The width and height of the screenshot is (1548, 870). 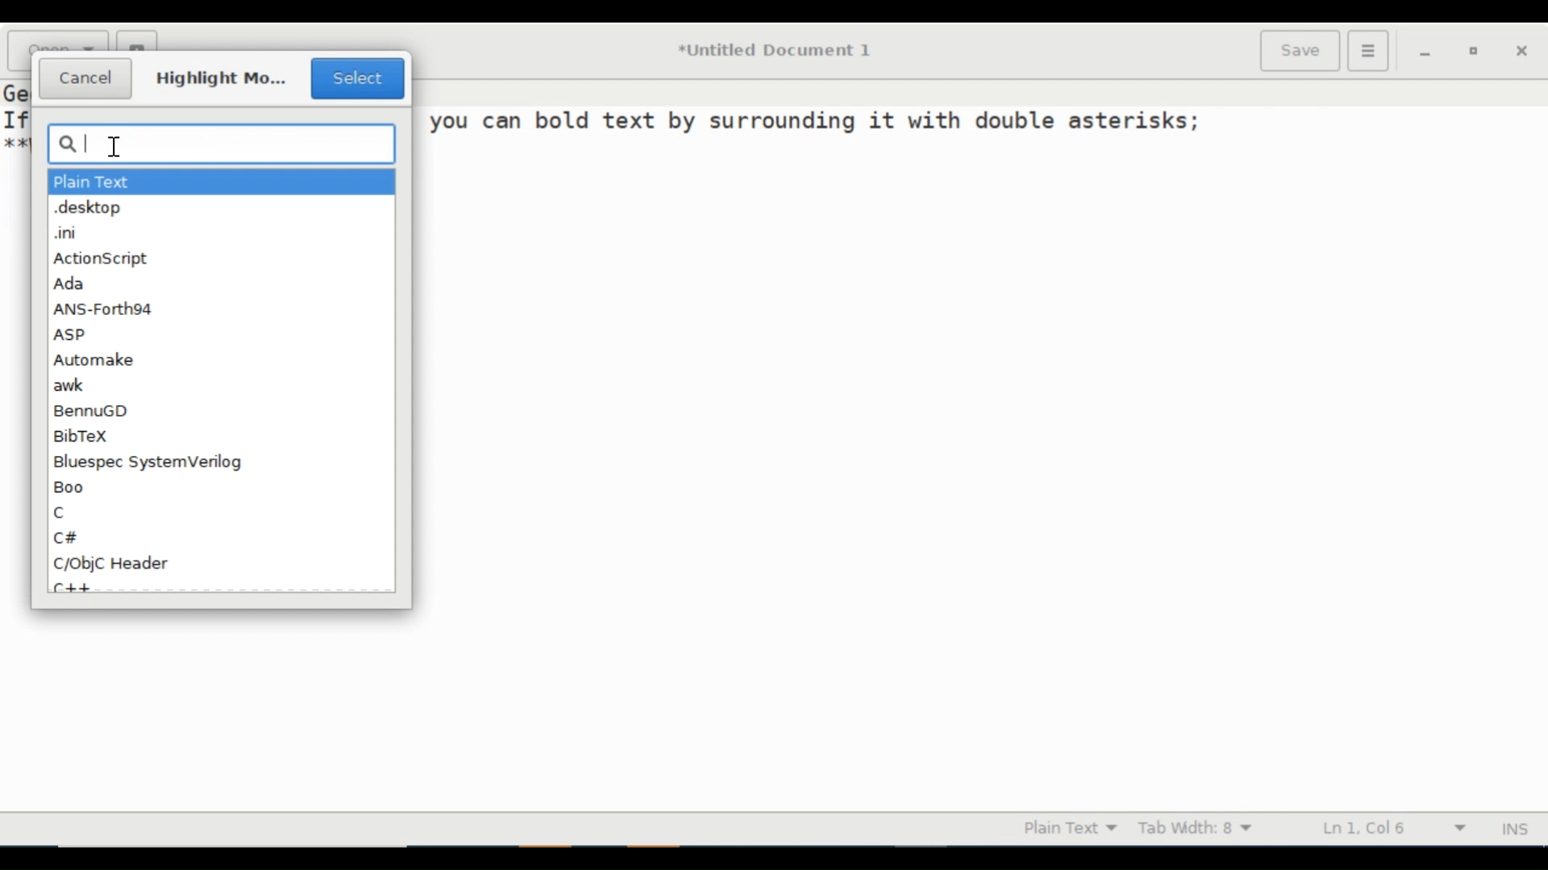 I want to click on C/ObjC Header, so click(x=113, y=564).